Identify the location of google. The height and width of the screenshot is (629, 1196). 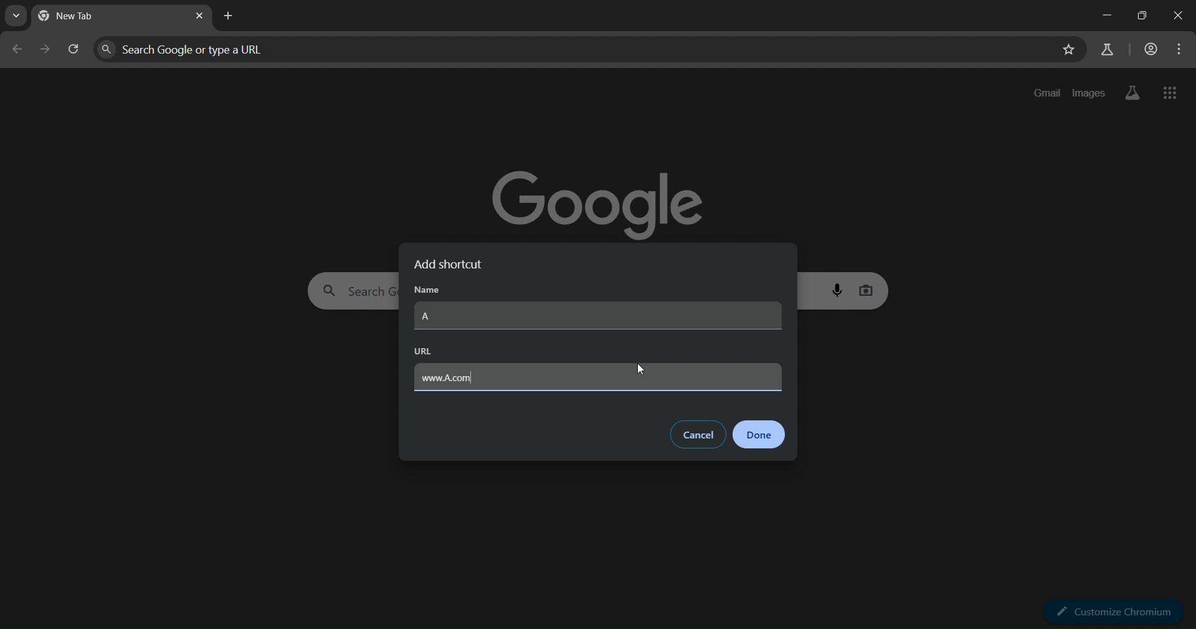
(603, 197).